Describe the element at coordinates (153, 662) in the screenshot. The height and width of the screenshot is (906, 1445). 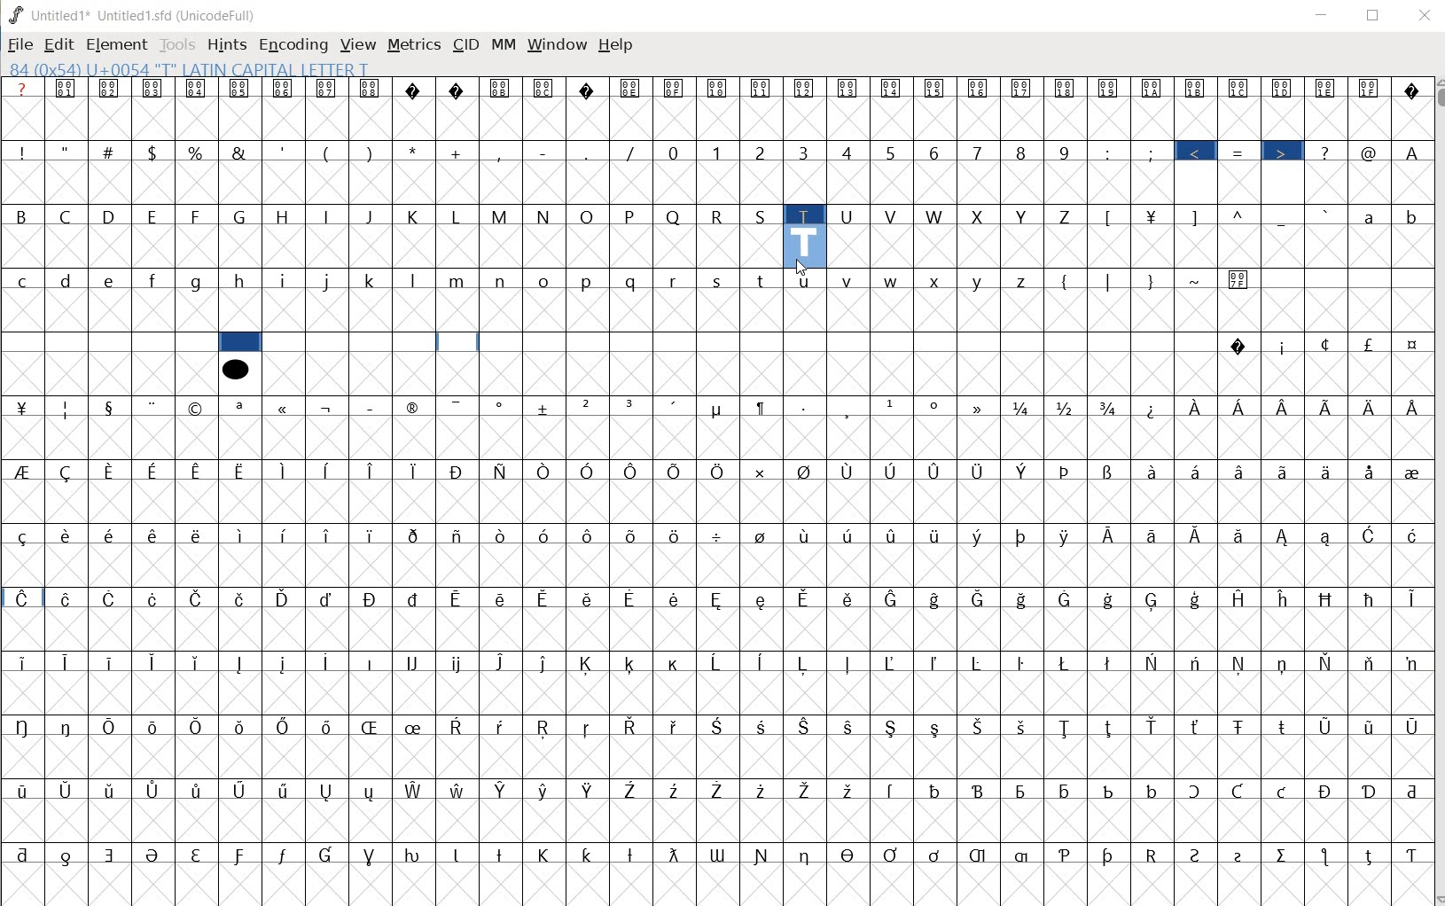
I see `Symbol` at that location.